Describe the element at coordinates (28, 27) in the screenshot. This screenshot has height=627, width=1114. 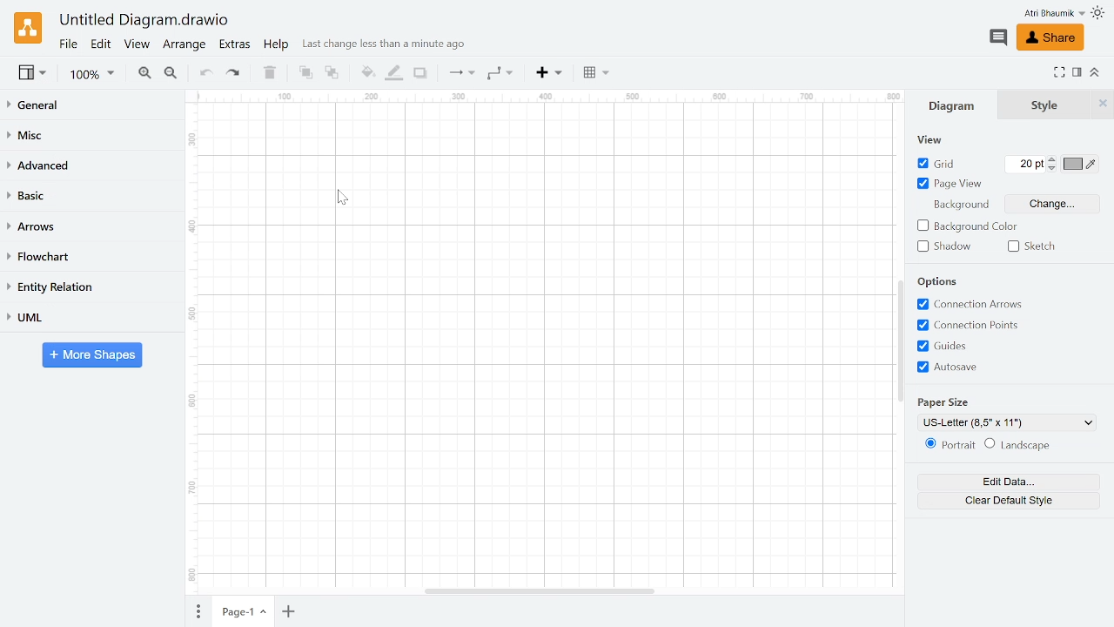
I see `Draw.io logo` at that location.